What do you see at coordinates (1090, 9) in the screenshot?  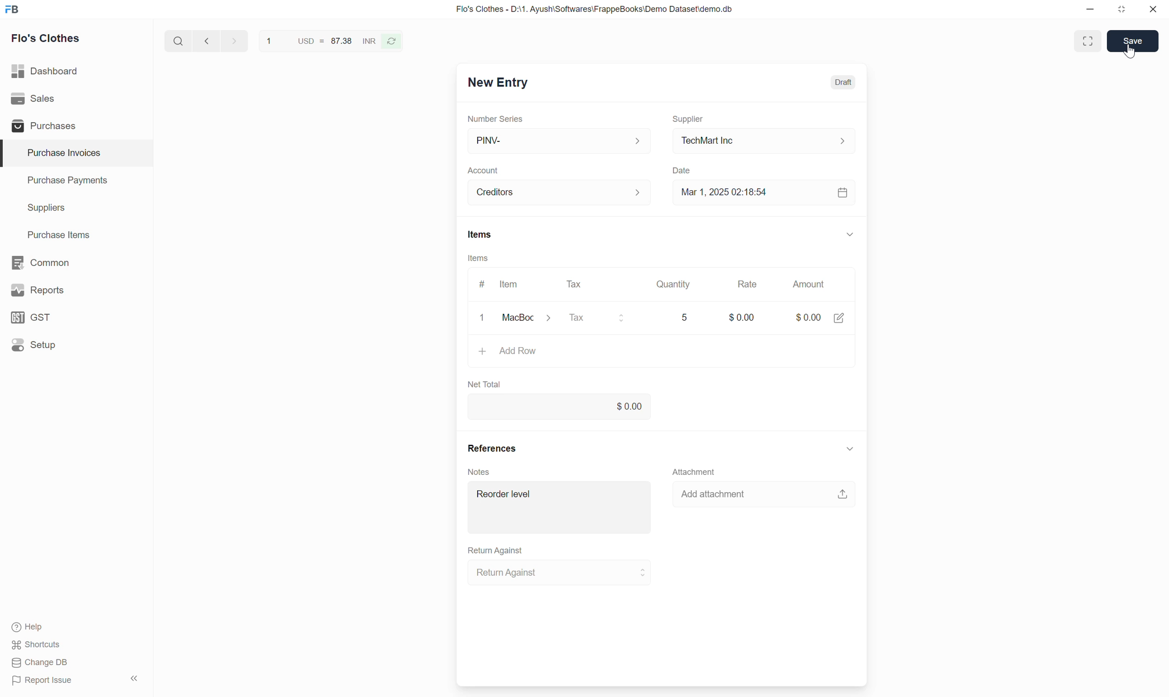 I see `Minimize` at bounding box center [1090, 9].